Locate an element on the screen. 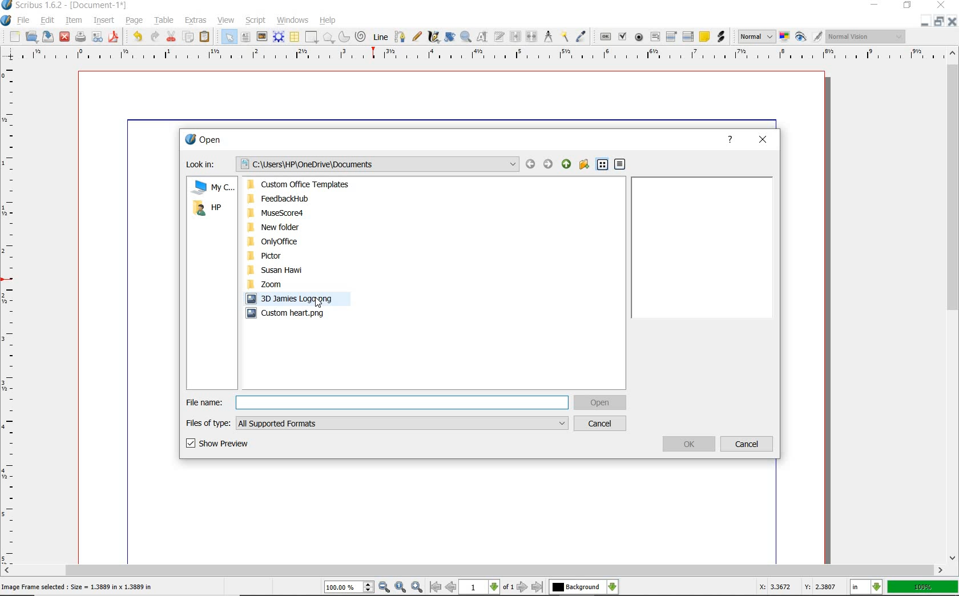  Look in is located at coordinates (351, 164).